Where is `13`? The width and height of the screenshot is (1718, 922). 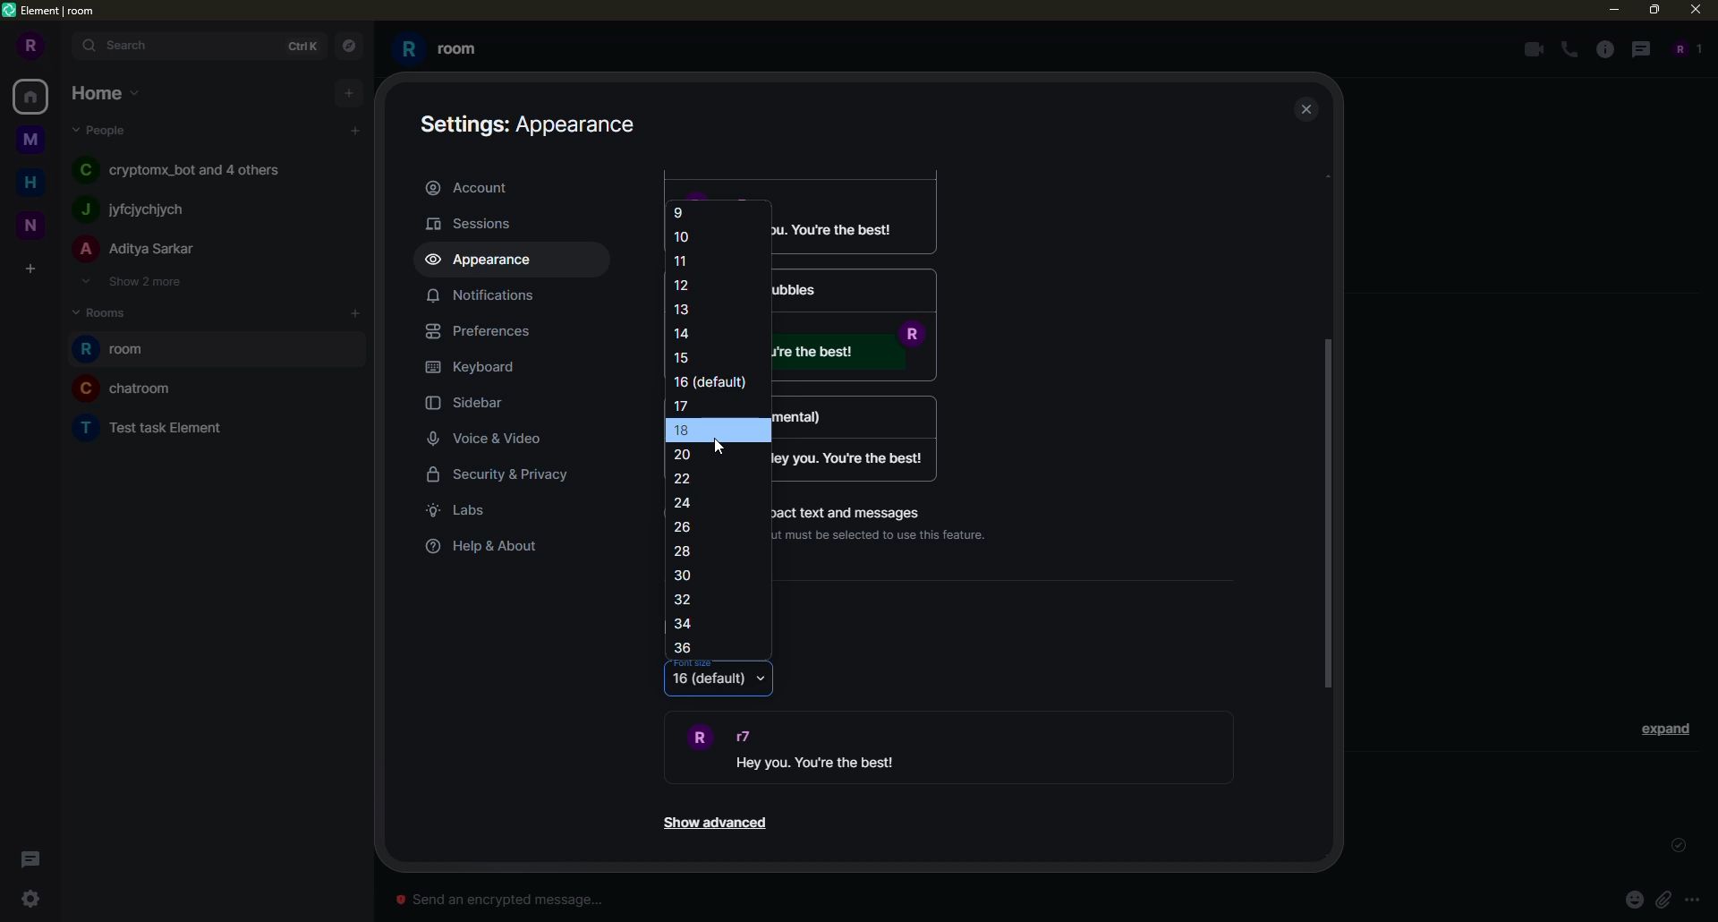
13 is located at coordinates (685, 308).